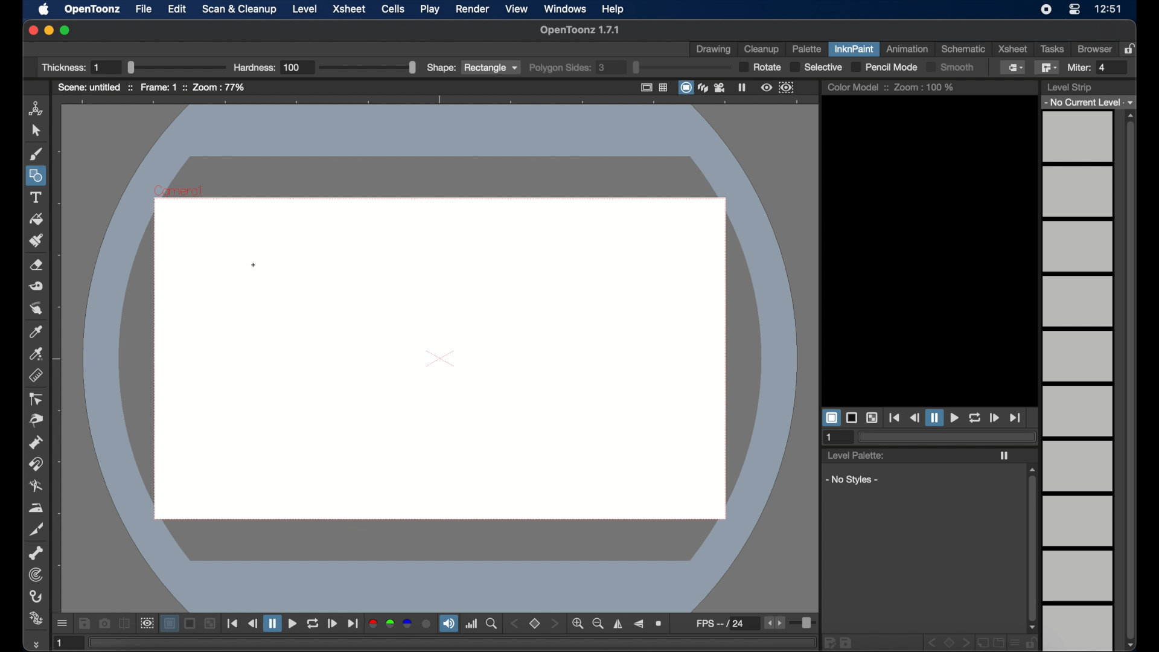 The width and height of the screenshot is (1159, 652). What do you see at coordinates (1134, 645) in the screenshot?
I see `scroll down arrow` at bounding box center [1134, 645].